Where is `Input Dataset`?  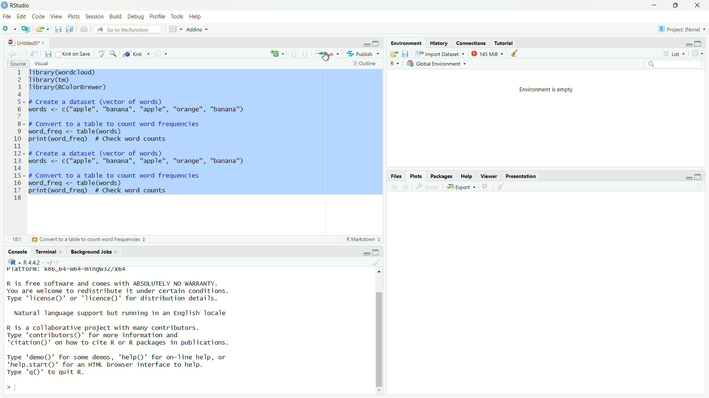 Input Dataset is located at coordinates (441, 55).